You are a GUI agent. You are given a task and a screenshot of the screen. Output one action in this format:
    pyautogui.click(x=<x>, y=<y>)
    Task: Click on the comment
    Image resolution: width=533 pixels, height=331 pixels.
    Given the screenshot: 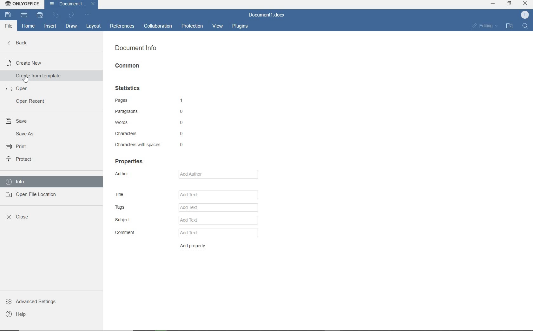 What is the action you would take?
    pyautogui.click(x=185, y=233)
    